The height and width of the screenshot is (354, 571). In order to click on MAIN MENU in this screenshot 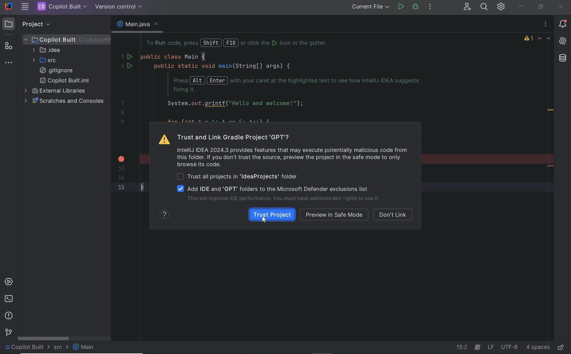, I will do `click(25, 7)`.